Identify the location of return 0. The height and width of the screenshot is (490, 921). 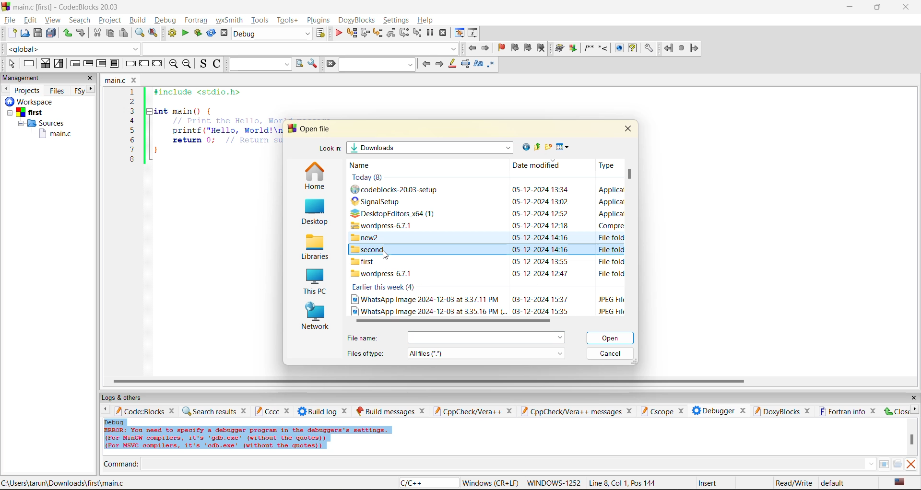
(227, 140).